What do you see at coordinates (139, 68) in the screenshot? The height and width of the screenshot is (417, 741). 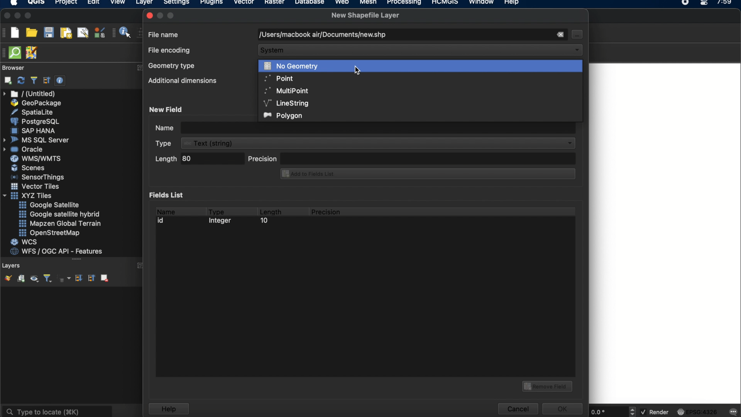 I see `expand` at bounding box center [139, 68].